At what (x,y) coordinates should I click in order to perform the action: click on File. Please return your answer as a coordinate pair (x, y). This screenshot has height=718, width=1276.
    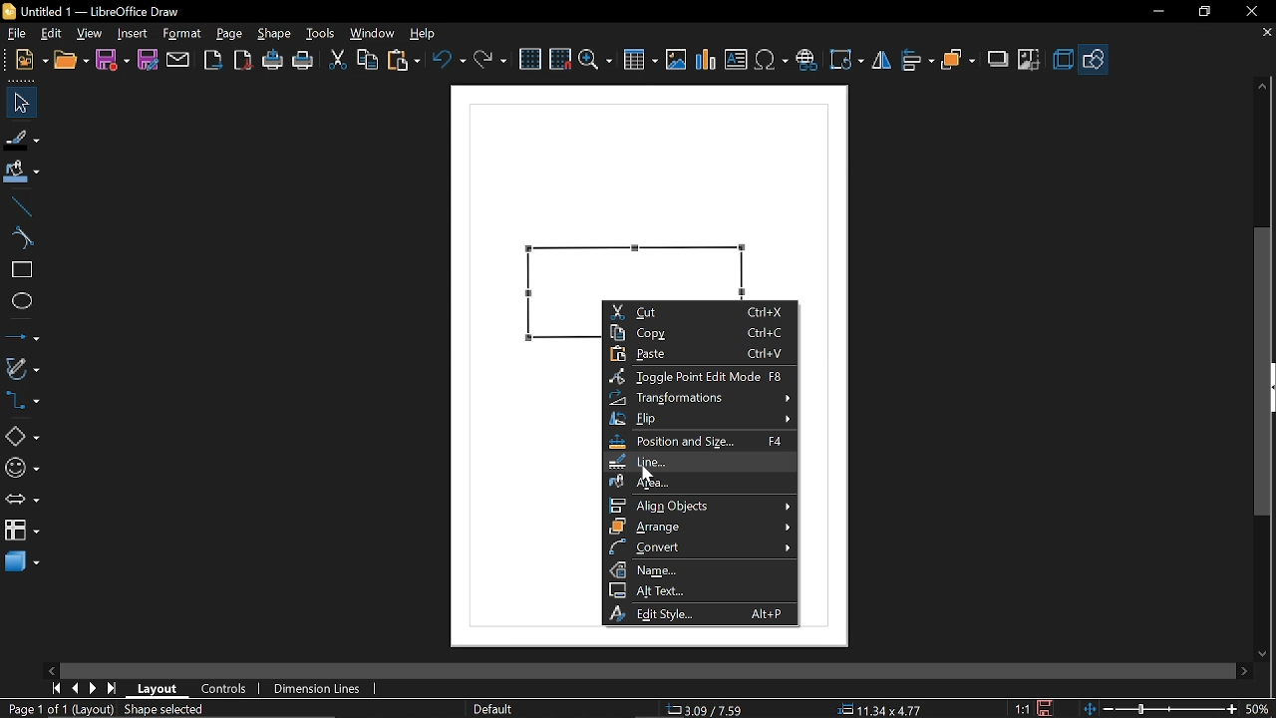
    Looking at the image, I should click on (19, 32).